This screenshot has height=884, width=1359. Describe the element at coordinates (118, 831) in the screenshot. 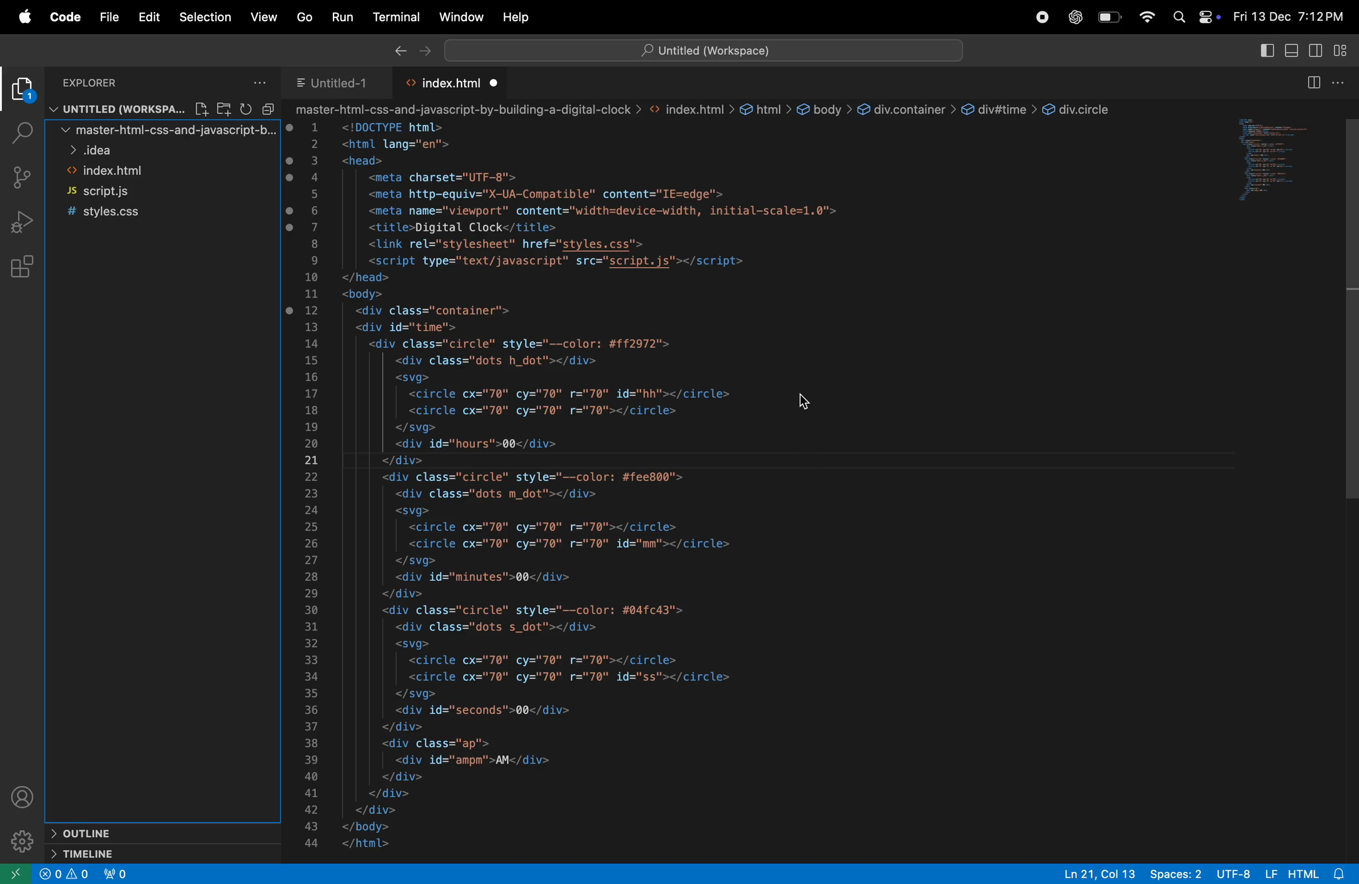

I see `outline` at that location.